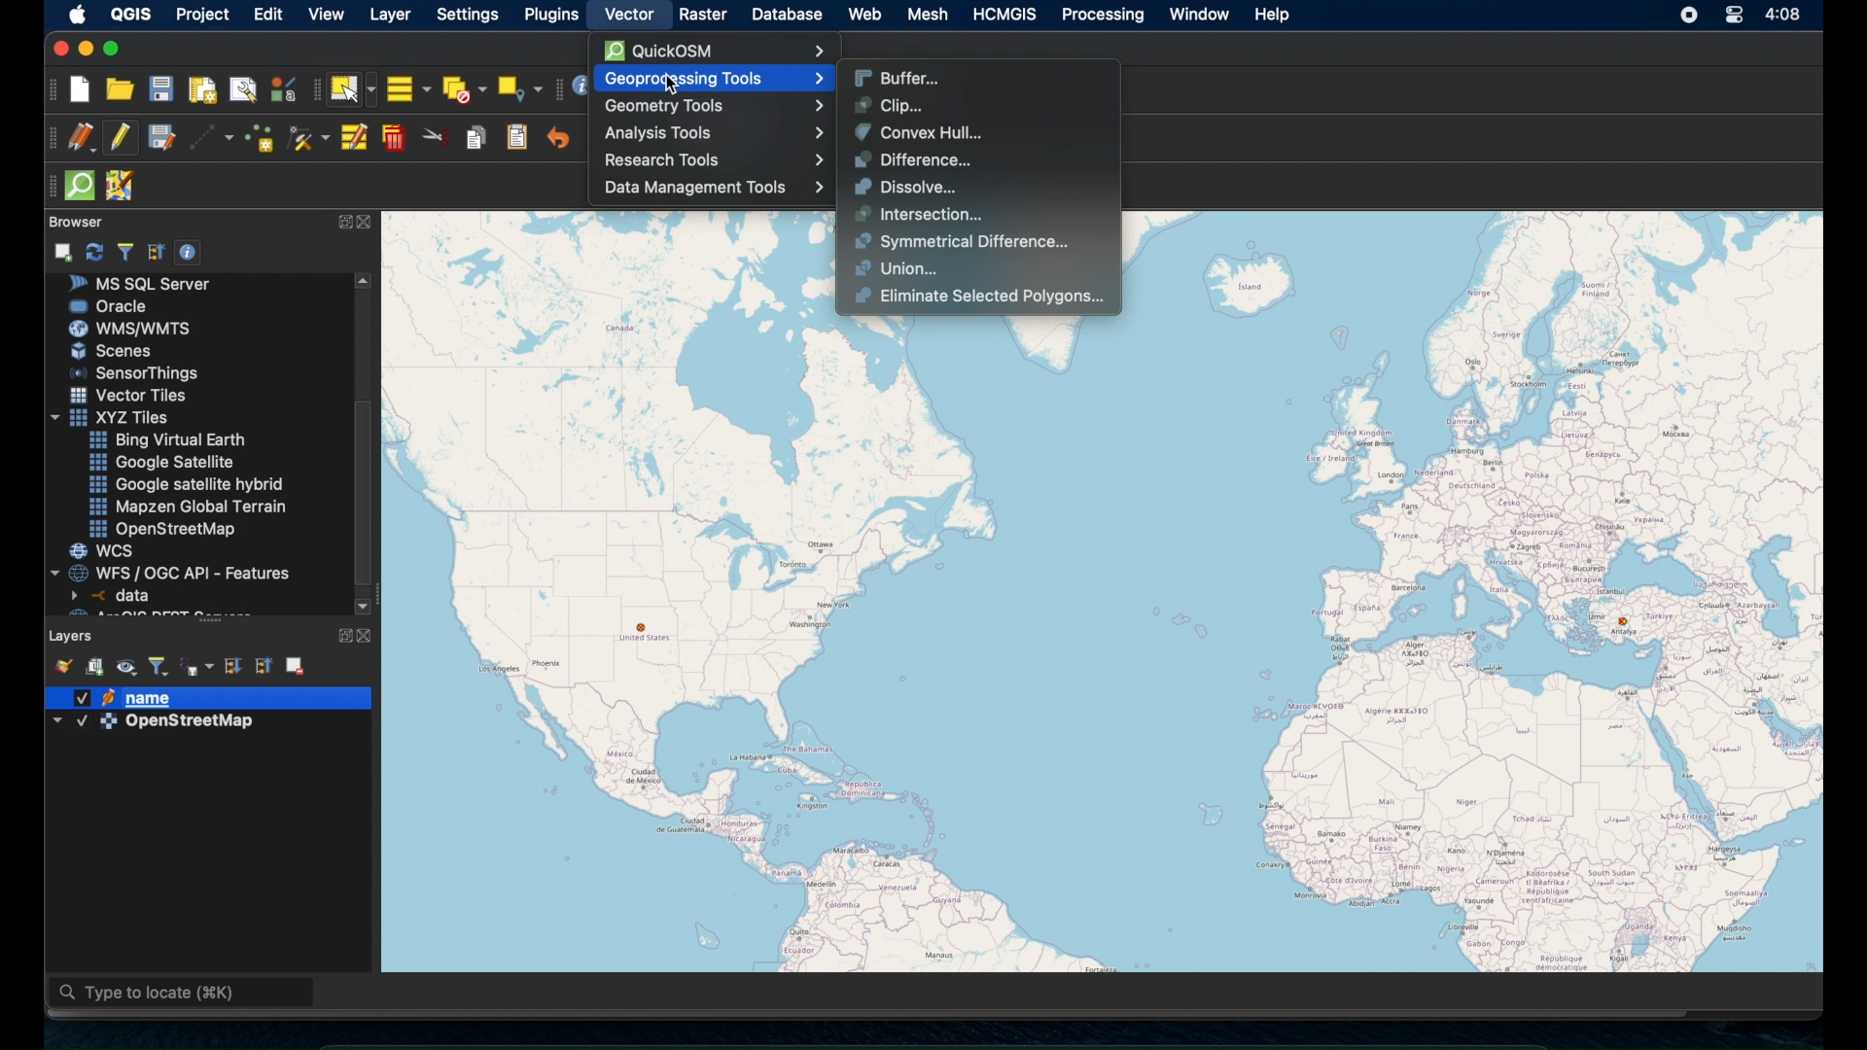  Describe the element at coordinates (192, 253) in the screenshot. I see `enable/disable properties widget` at that location.